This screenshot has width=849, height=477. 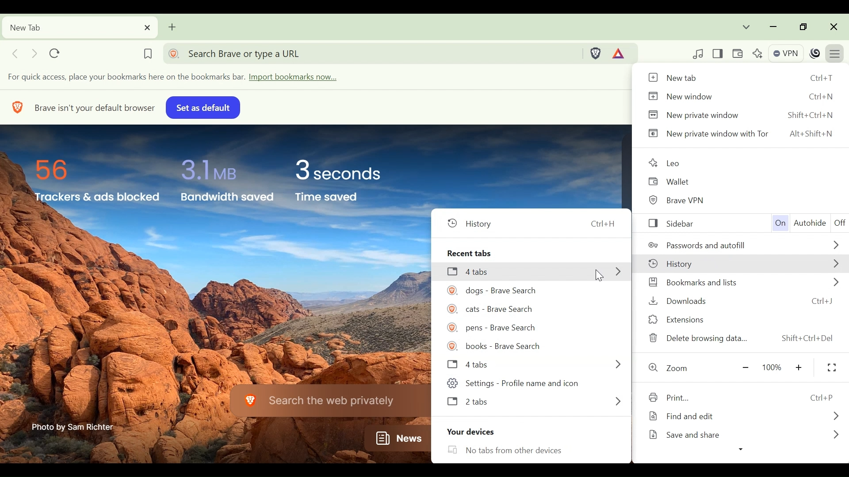 What do you see at coordinates (317, 401) in the screenshot?
I see `Search the web privately` at bounding box center [317, 401].